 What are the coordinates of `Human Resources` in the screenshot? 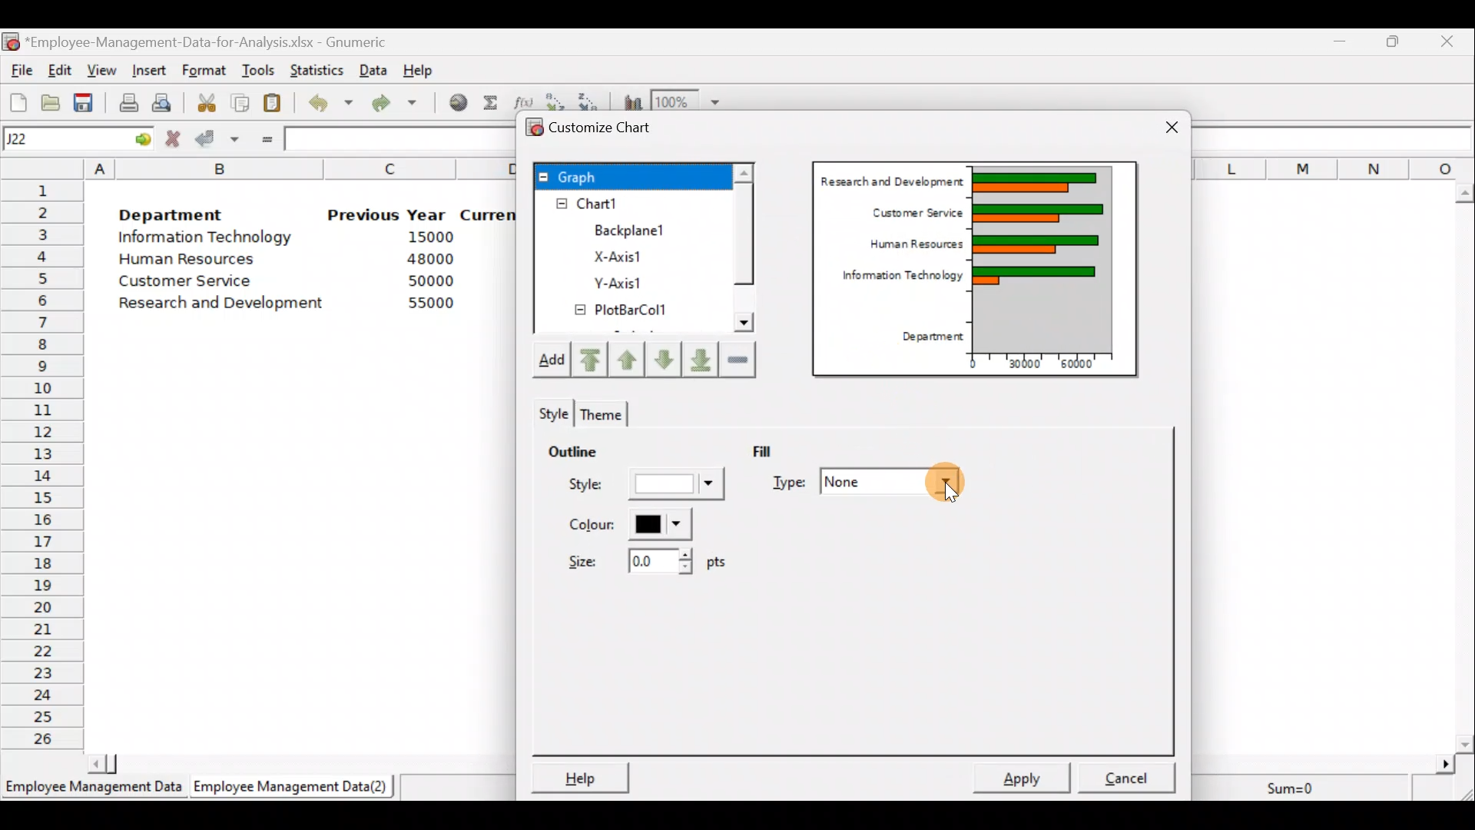 It's located at (198, 261).